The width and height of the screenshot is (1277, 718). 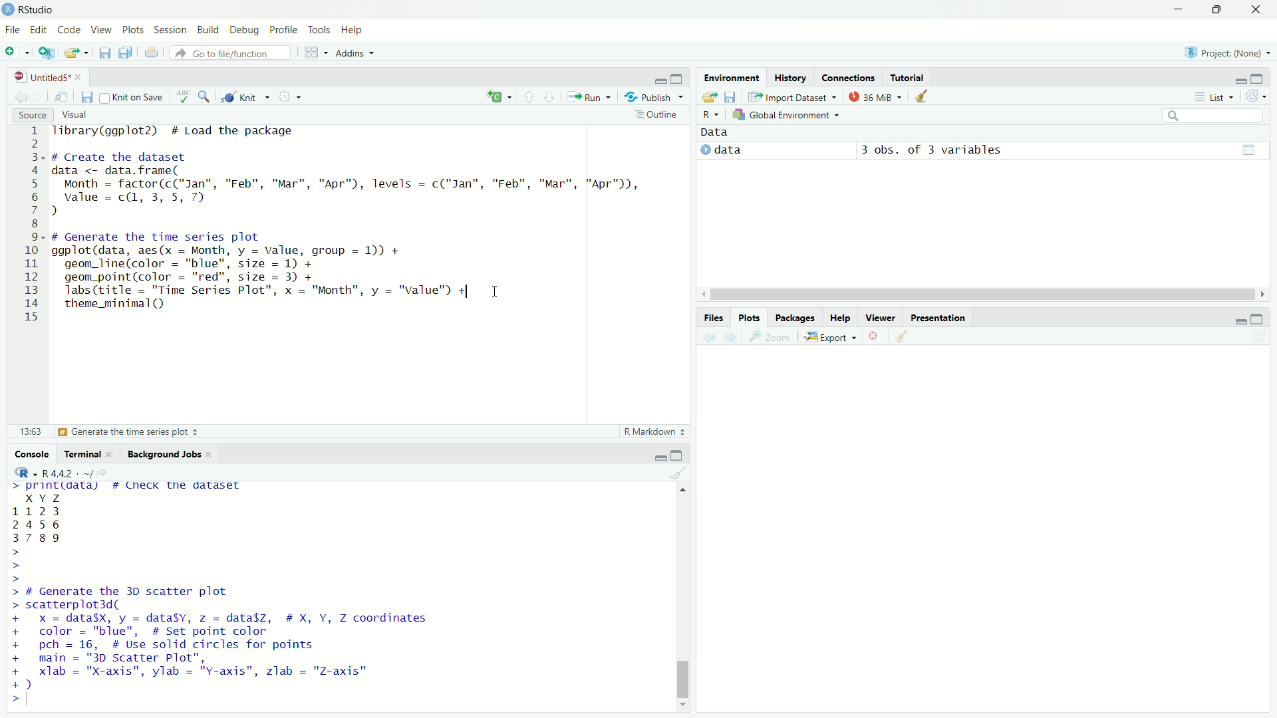 What do you see at coordinates (881, 315) in the screenshot?
I see `viewer` at bounding box center [881, 315].